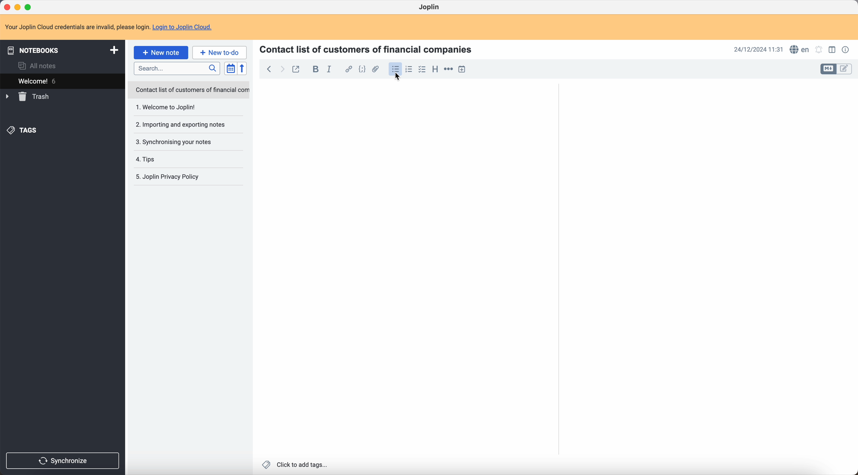 This screenshot has height=475, width=858. Describe the element at coordinates (799, 50) in the screenshot. I see `spell checker` at that location.